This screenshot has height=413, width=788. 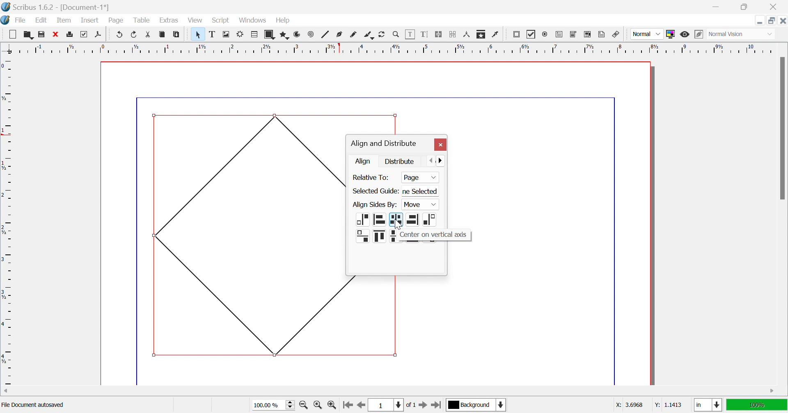 What do you see at coordinates (5, 20) in the screenshot?
I see `Scribus icon` at bounding box center [5, 20].